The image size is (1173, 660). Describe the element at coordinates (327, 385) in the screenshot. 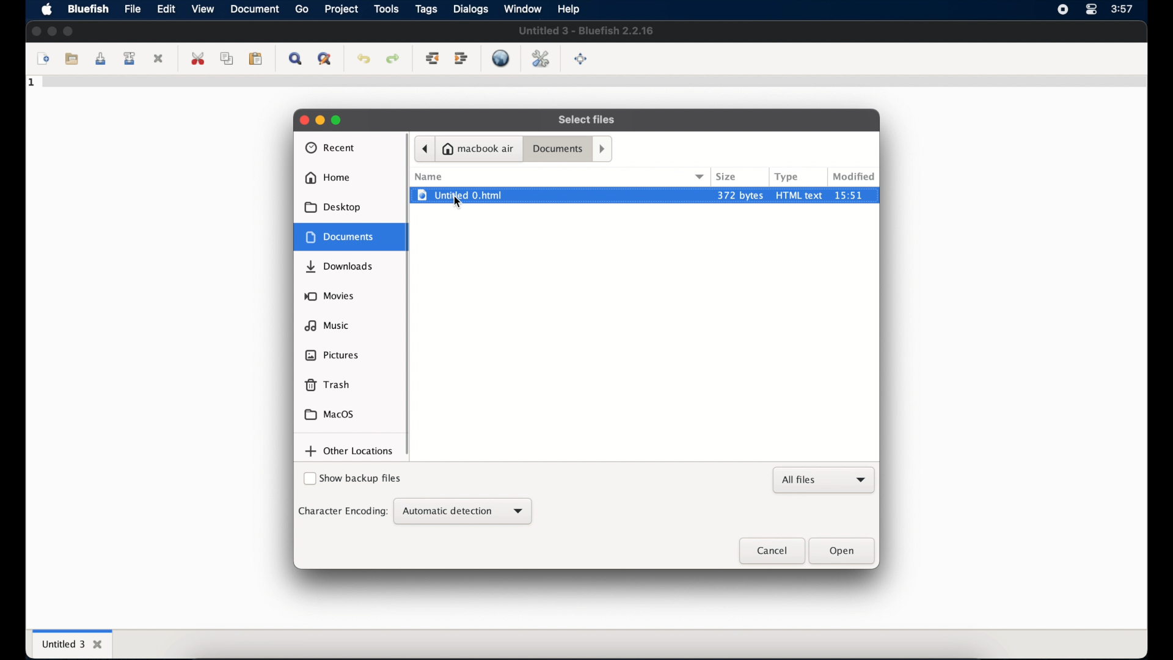

I see `trash` at that location.